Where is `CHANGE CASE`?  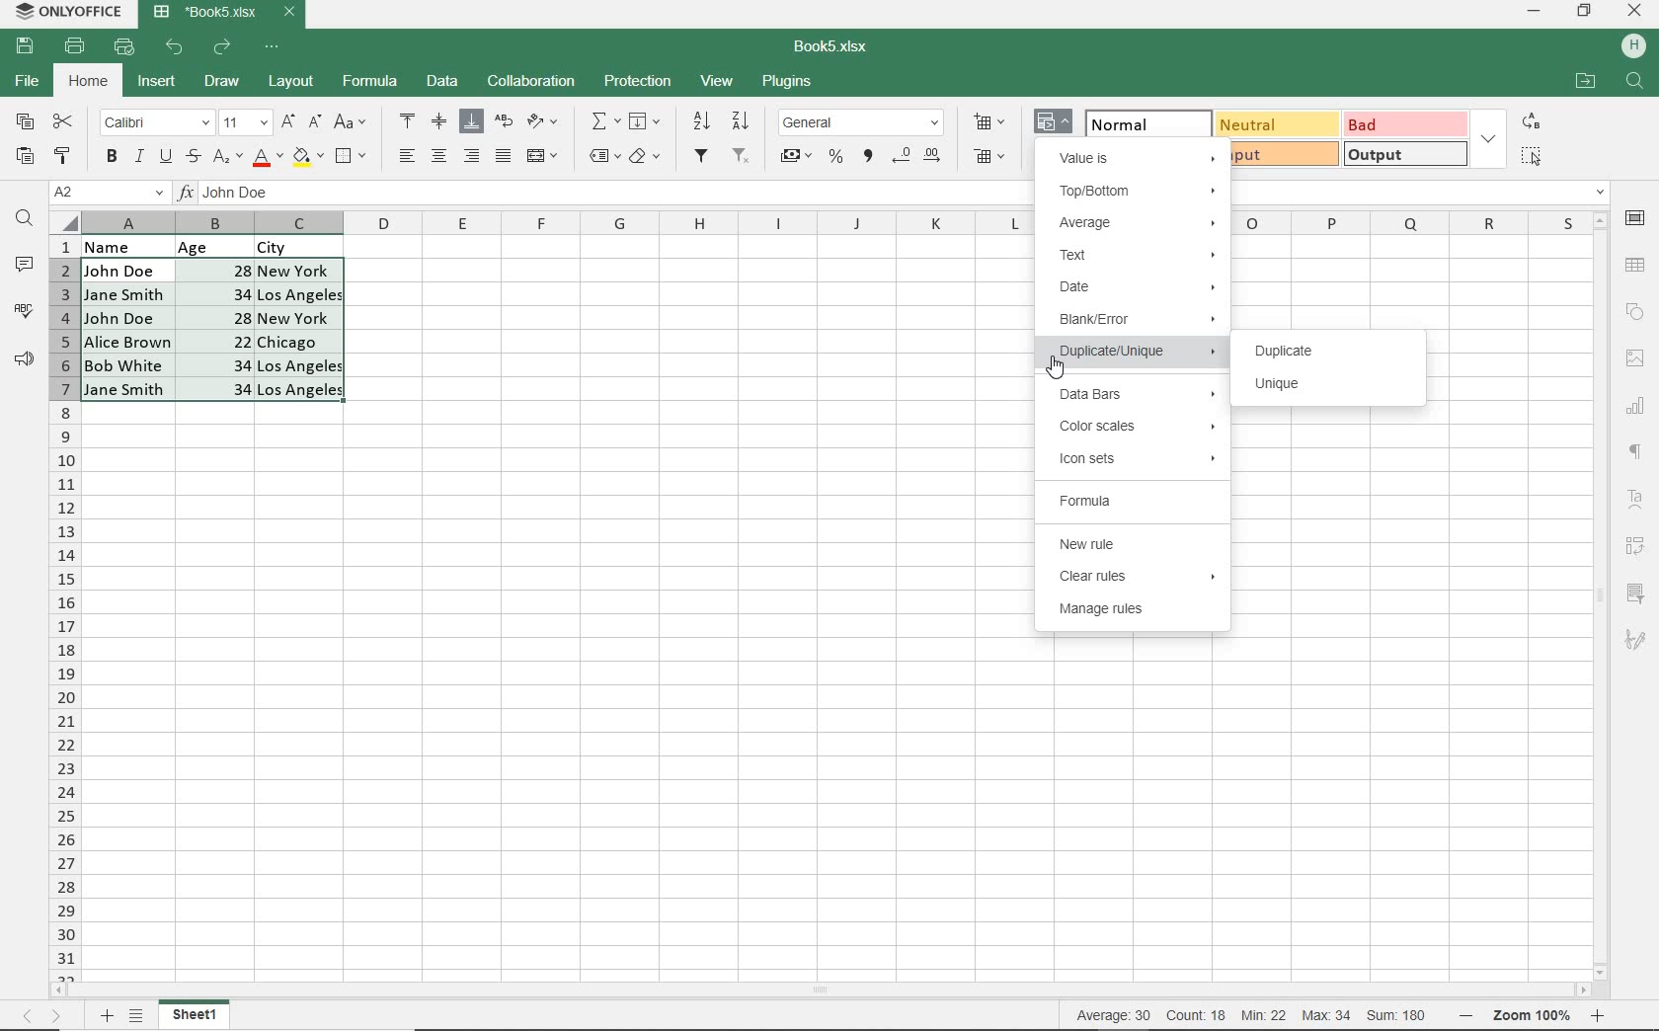 CHANGE CASE is located at coordinates (352, 122).